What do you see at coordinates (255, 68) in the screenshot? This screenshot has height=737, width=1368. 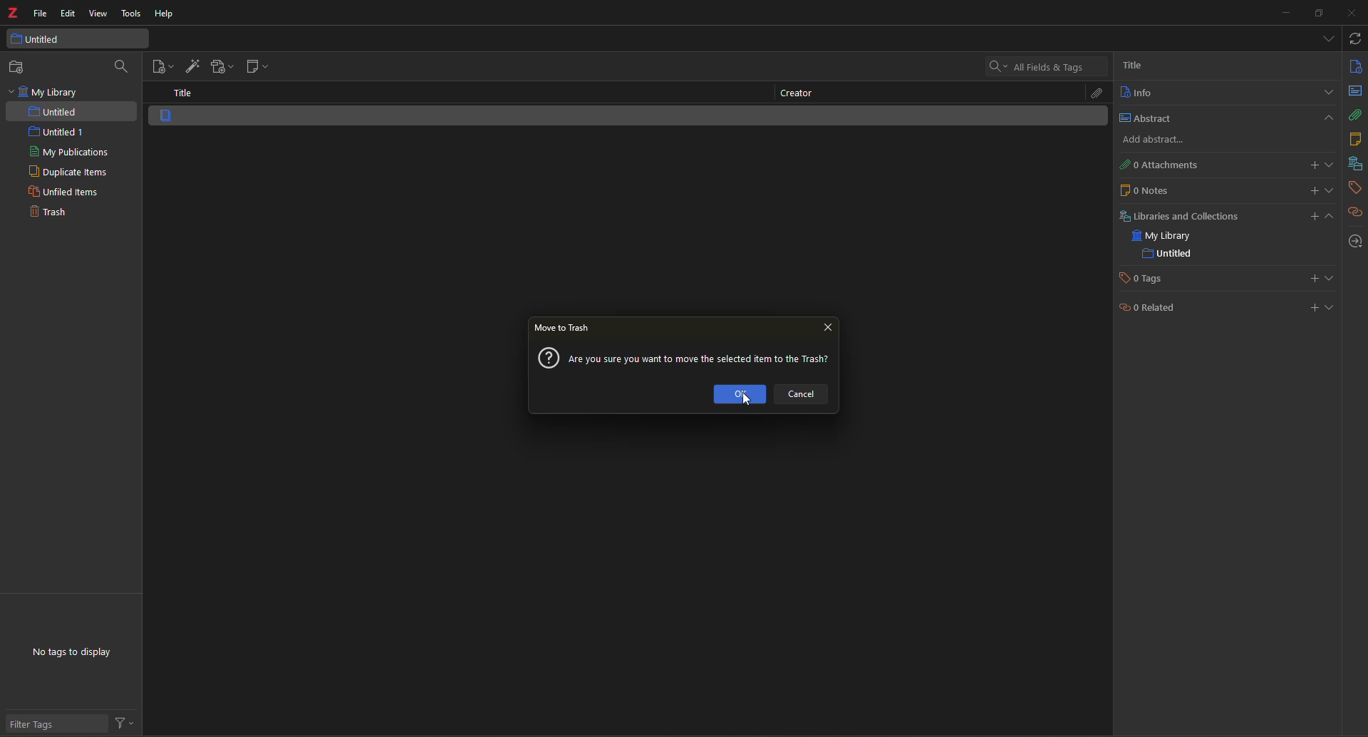 I see `new note` at bounding box center [255, 68].